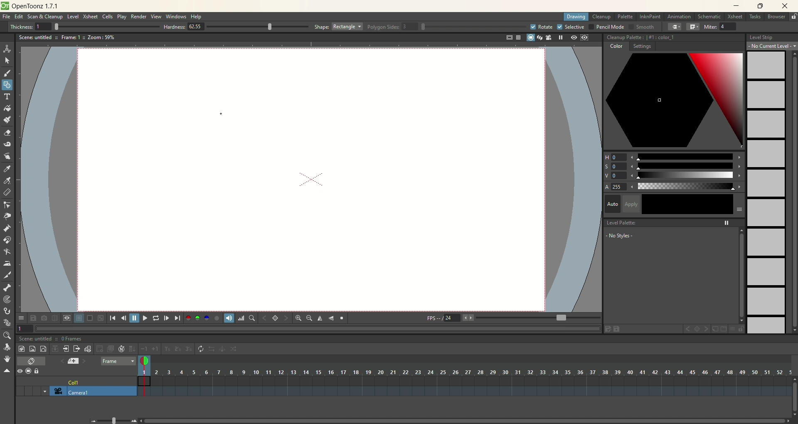  What do you see at coordinates (772, 36) in the screenshot?
I see `level strip` at bounding box center [772, 36].